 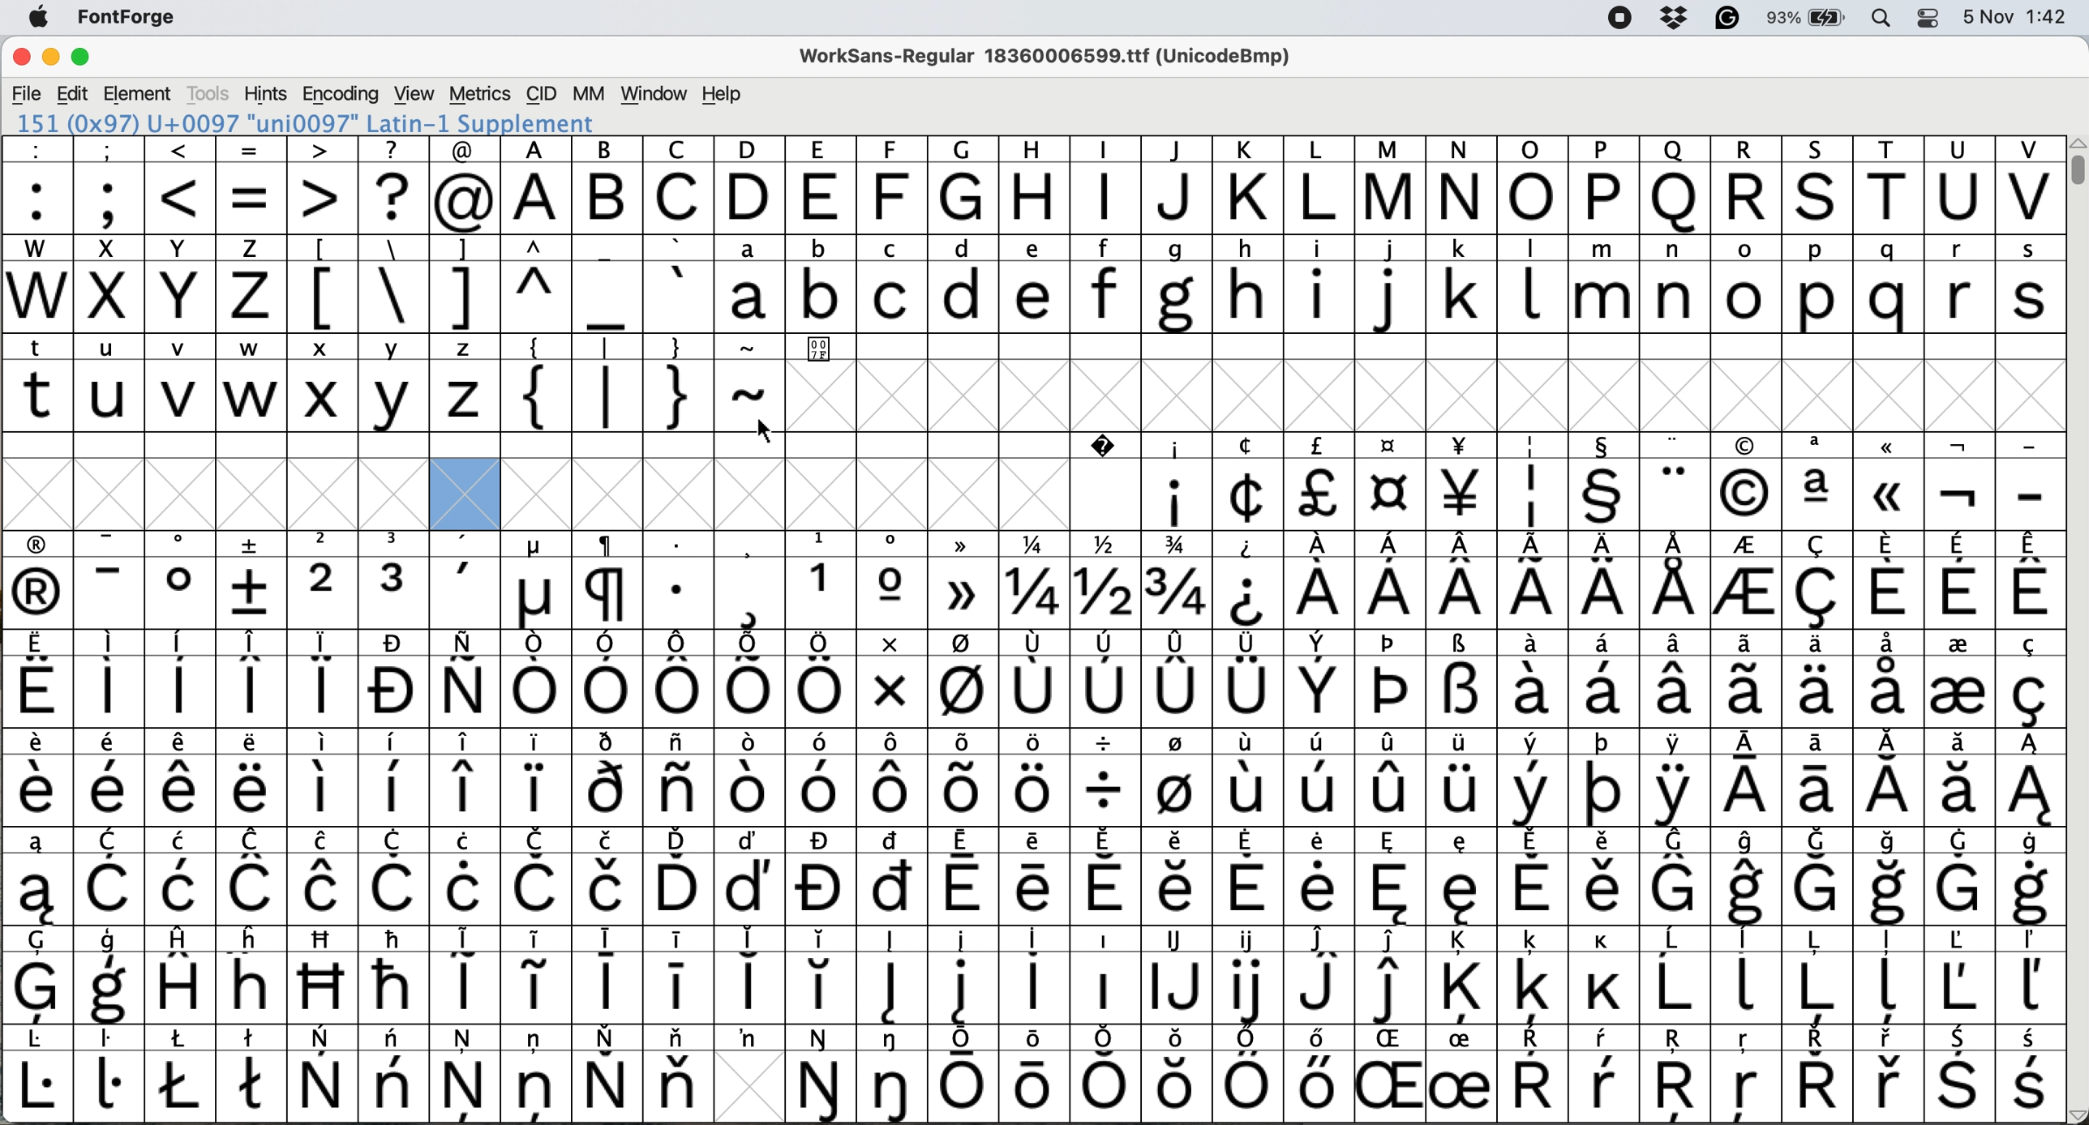 I want to click on symbol, so click(x=1677, y=975).